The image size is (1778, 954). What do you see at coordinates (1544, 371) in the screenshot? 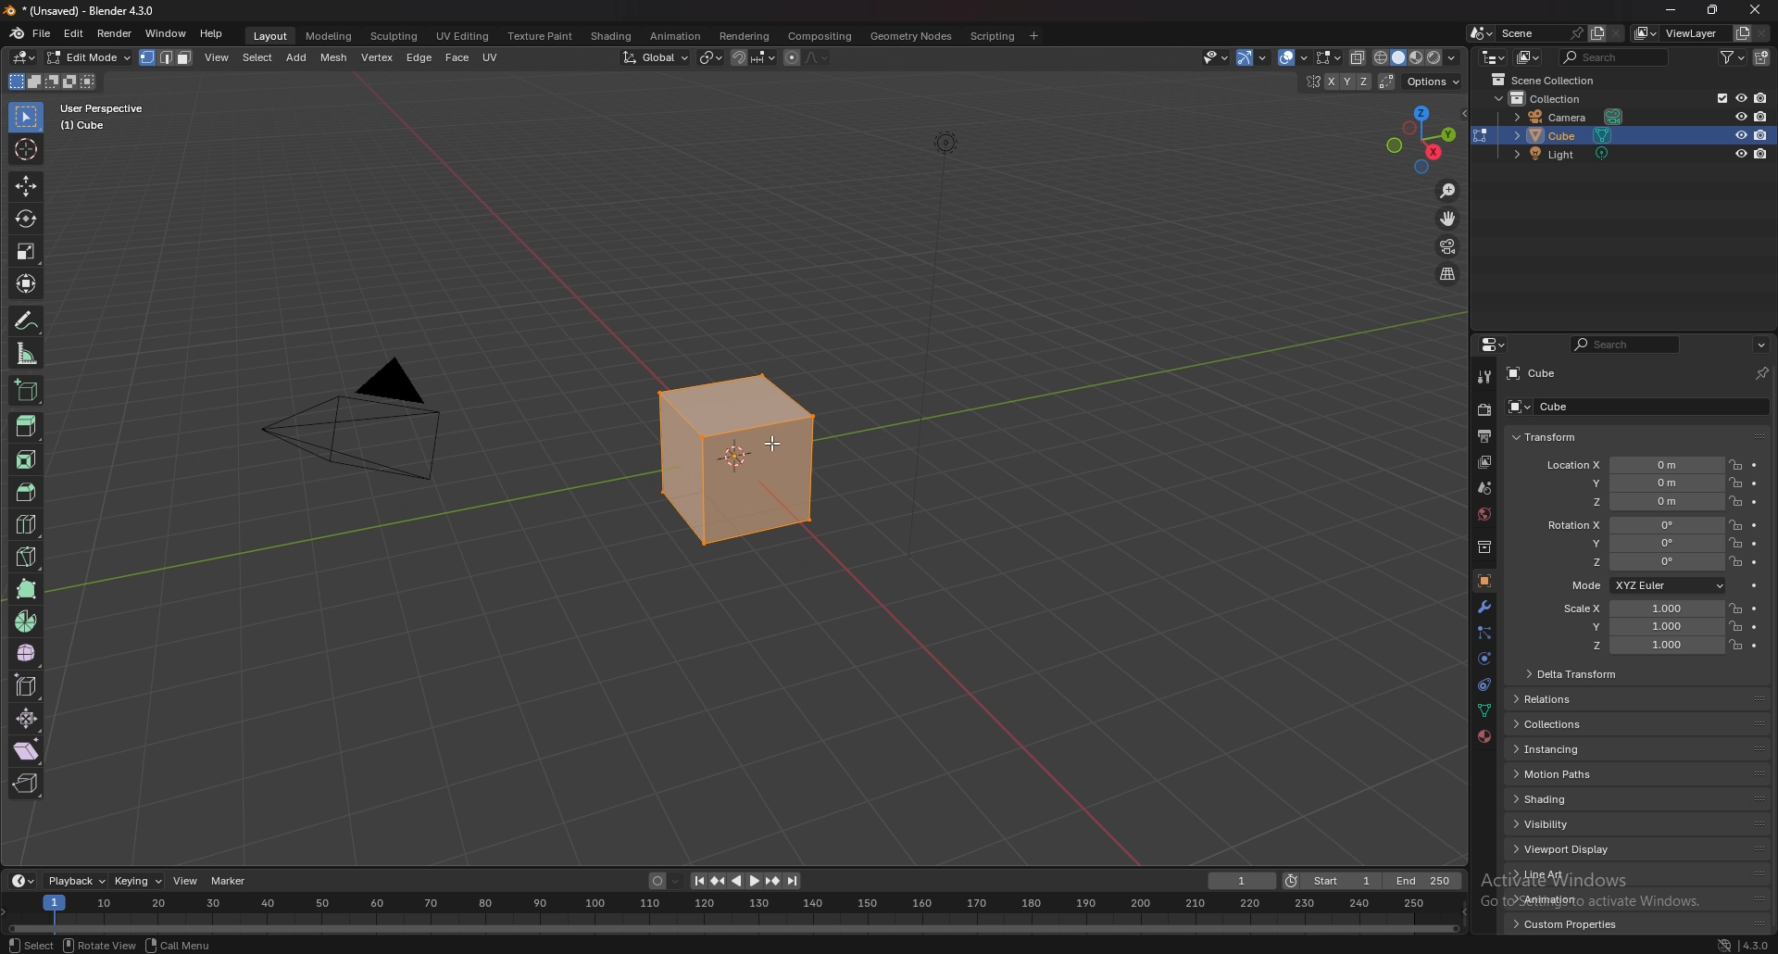
I see `cube` at bounding box center [1544, 371].